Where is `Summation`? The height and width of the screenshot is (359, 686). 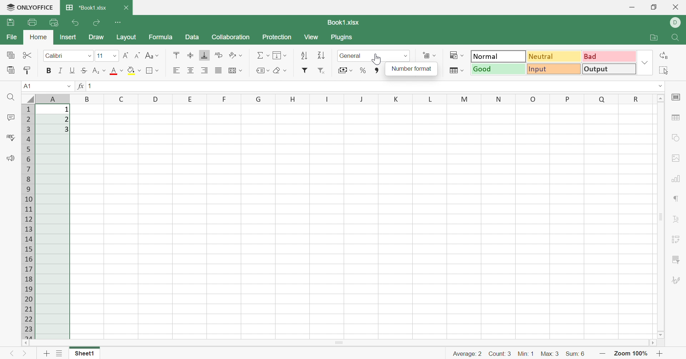 Summation is located at coordinates (263, 56).